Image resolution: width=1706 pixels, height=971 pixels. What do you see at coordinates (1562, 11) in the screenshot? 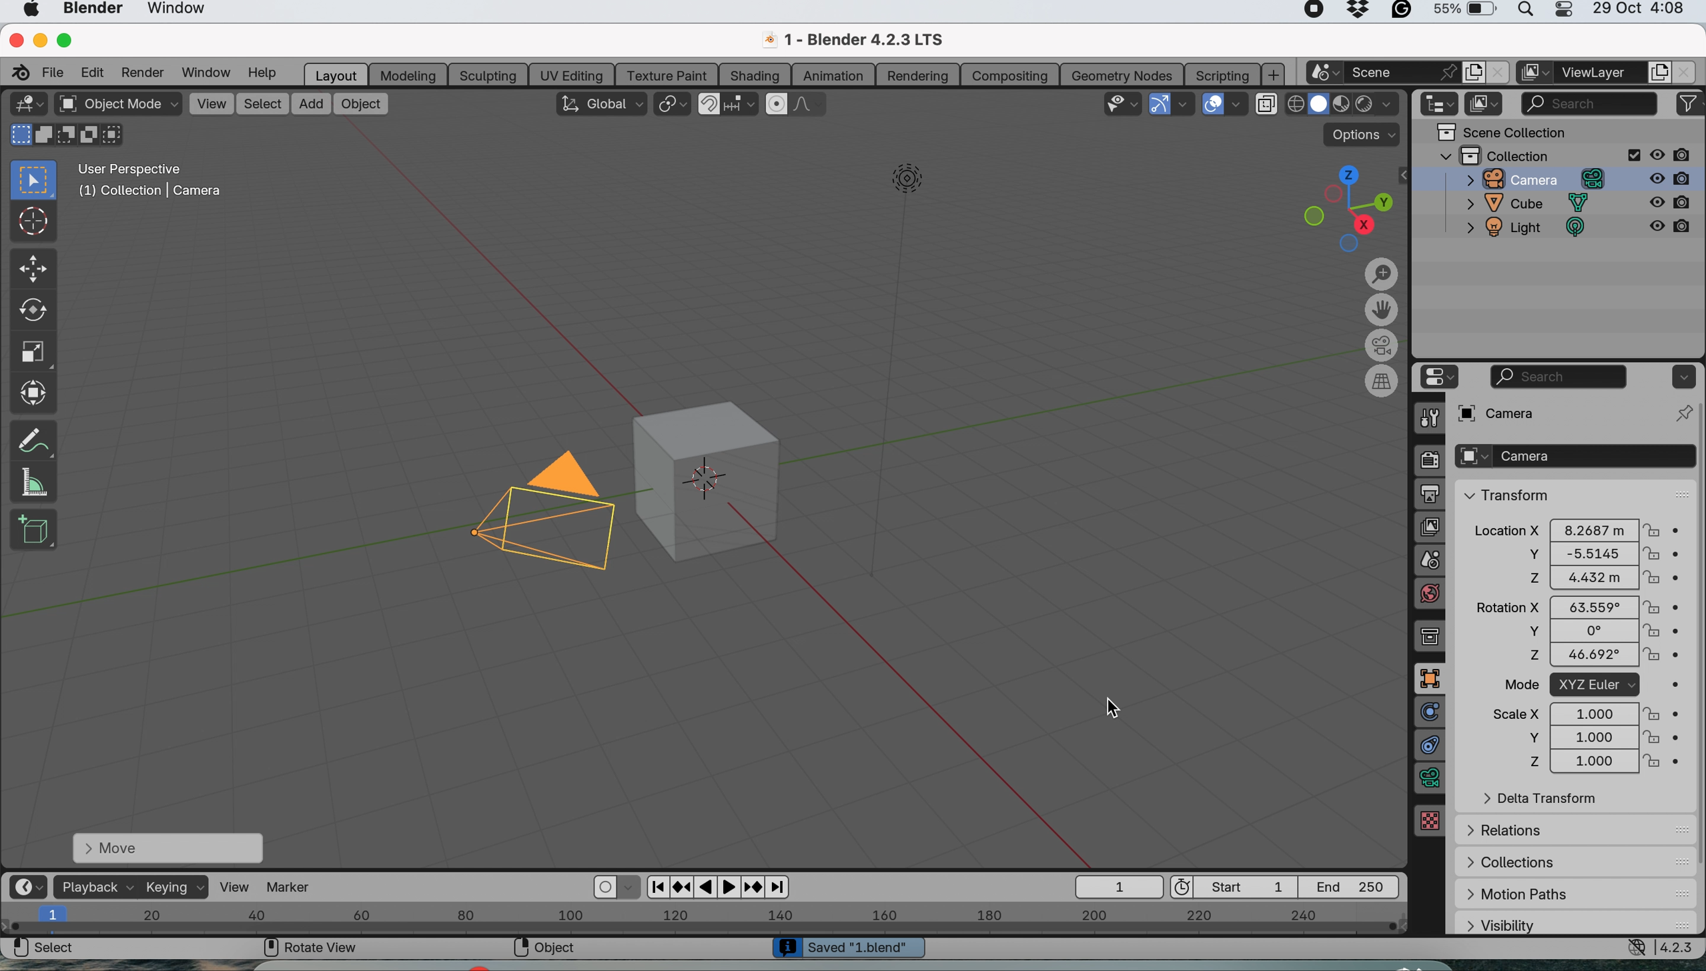
I see `control center` at bounding box center [1562, 11].